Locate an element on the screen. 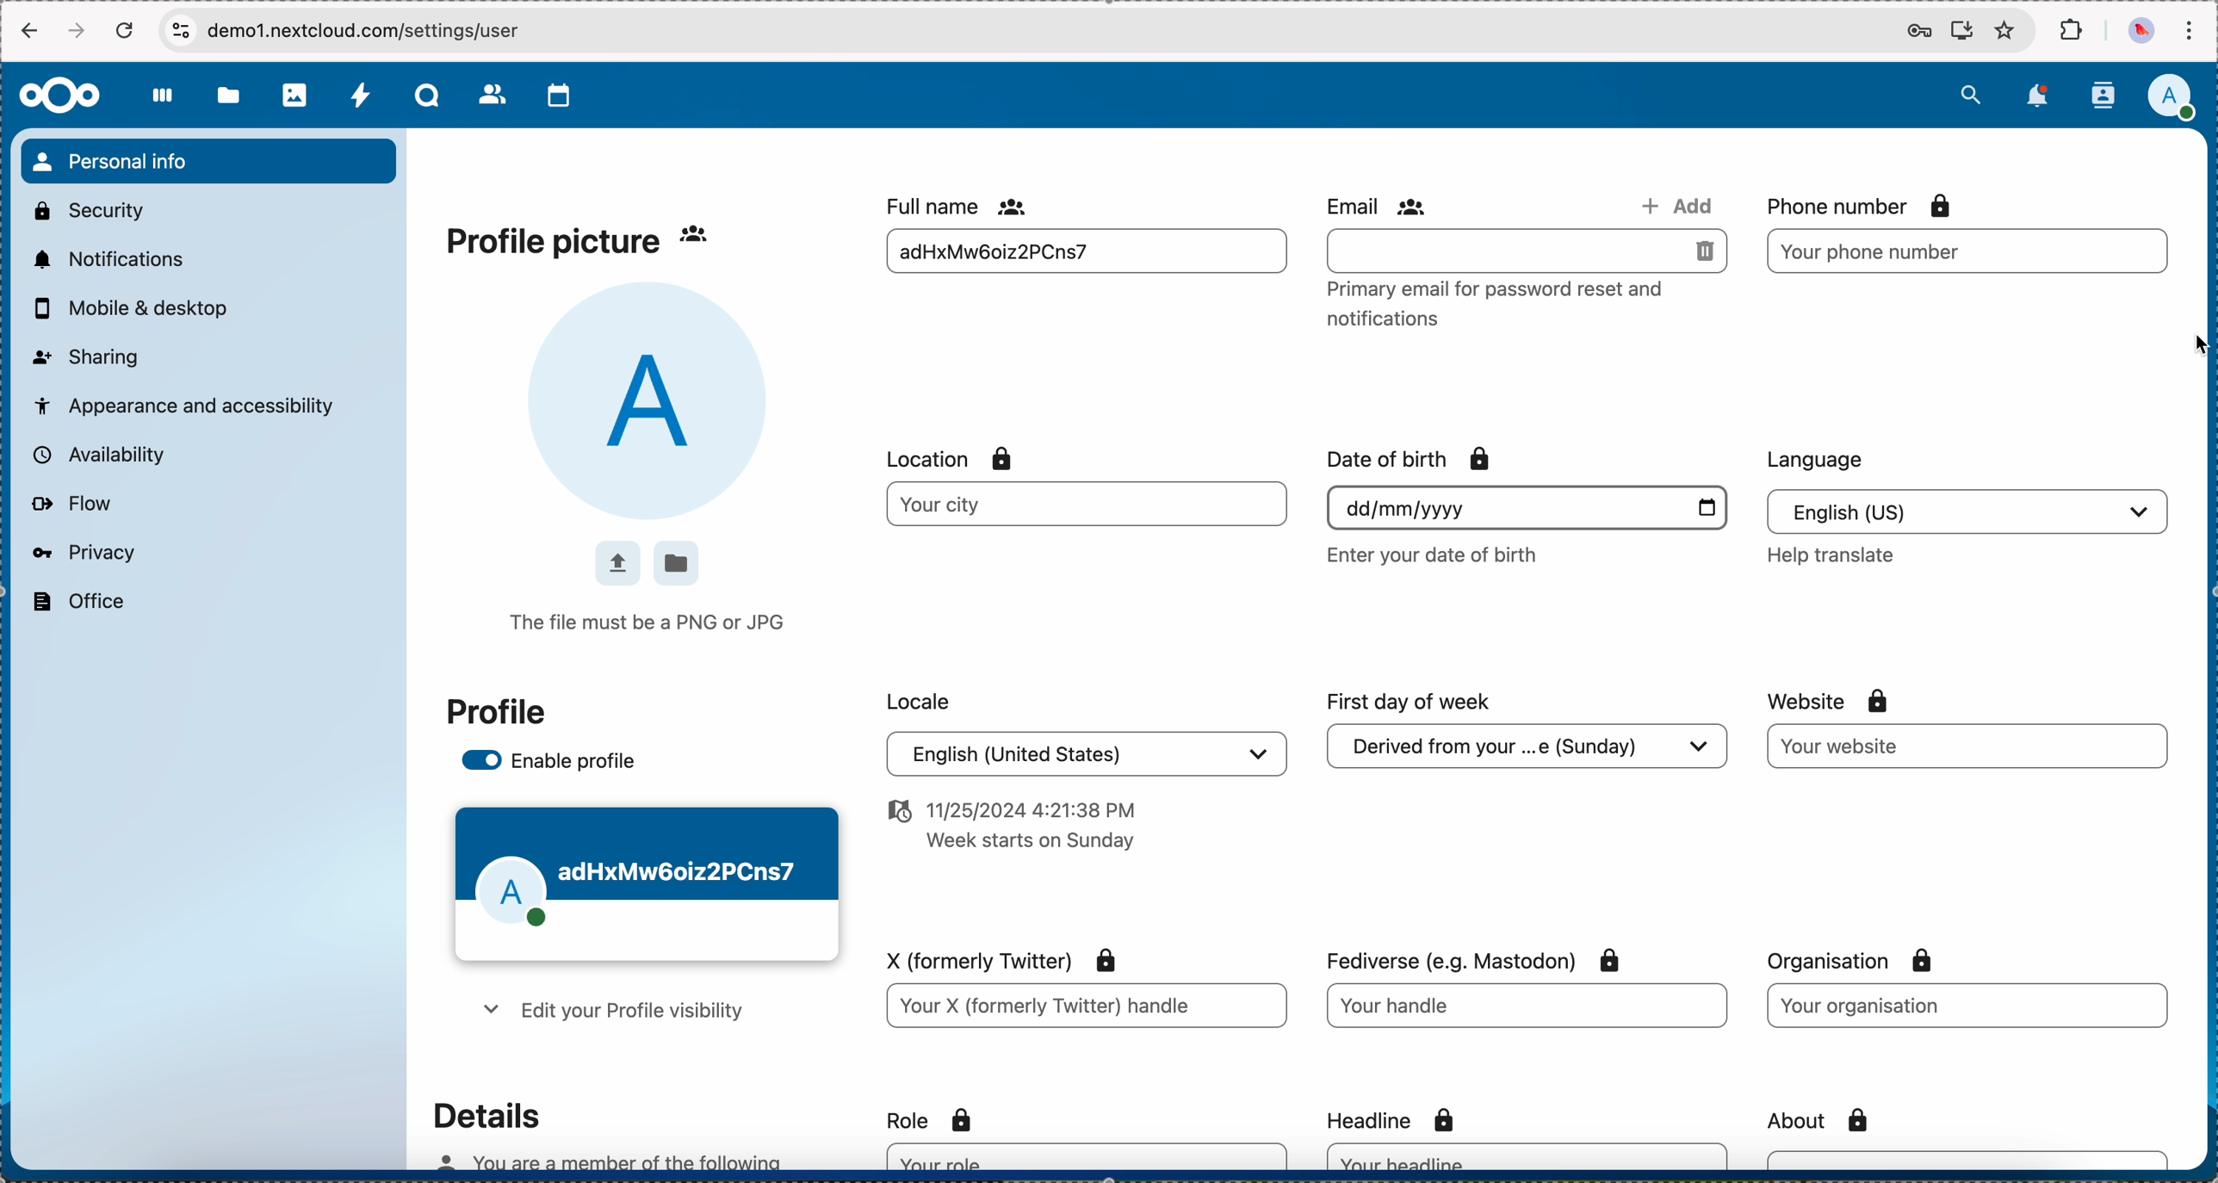  help translate is located at coordinates (1830, 555).